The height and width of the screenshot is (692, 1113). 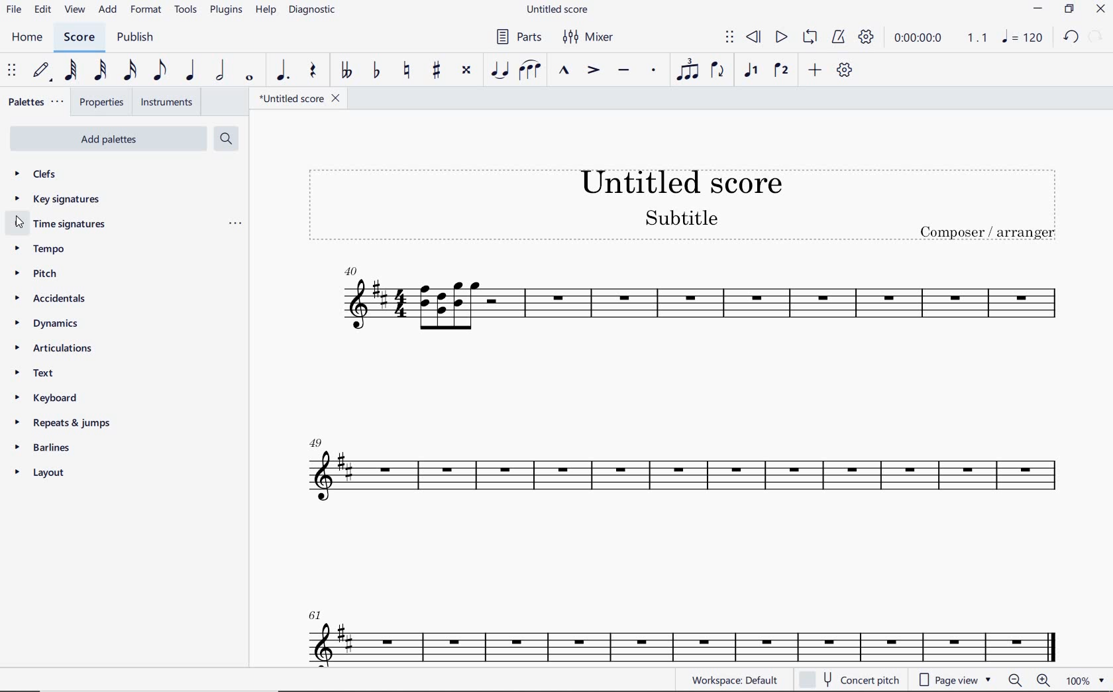 I want to click on DYNAMICS, so click(x=44, y=322).